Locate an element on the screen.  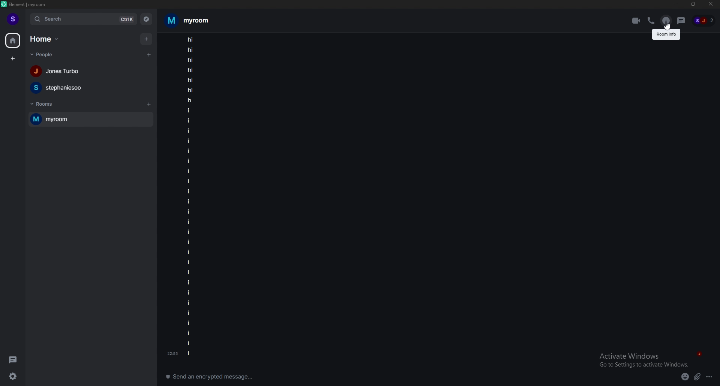
voice call is located at coordinates (651, 20).